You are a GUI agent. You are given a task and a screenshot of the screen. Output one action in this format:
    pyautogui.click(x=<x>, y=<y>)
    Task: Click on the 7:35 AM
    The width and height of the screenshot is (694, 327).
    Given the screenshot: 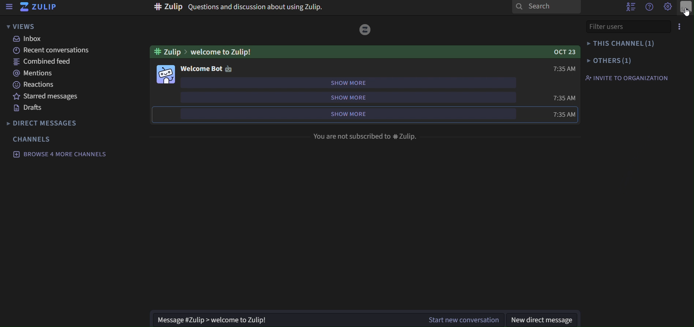 What is the action you would take?
    pyautogui.click(x=566, y=114)
    